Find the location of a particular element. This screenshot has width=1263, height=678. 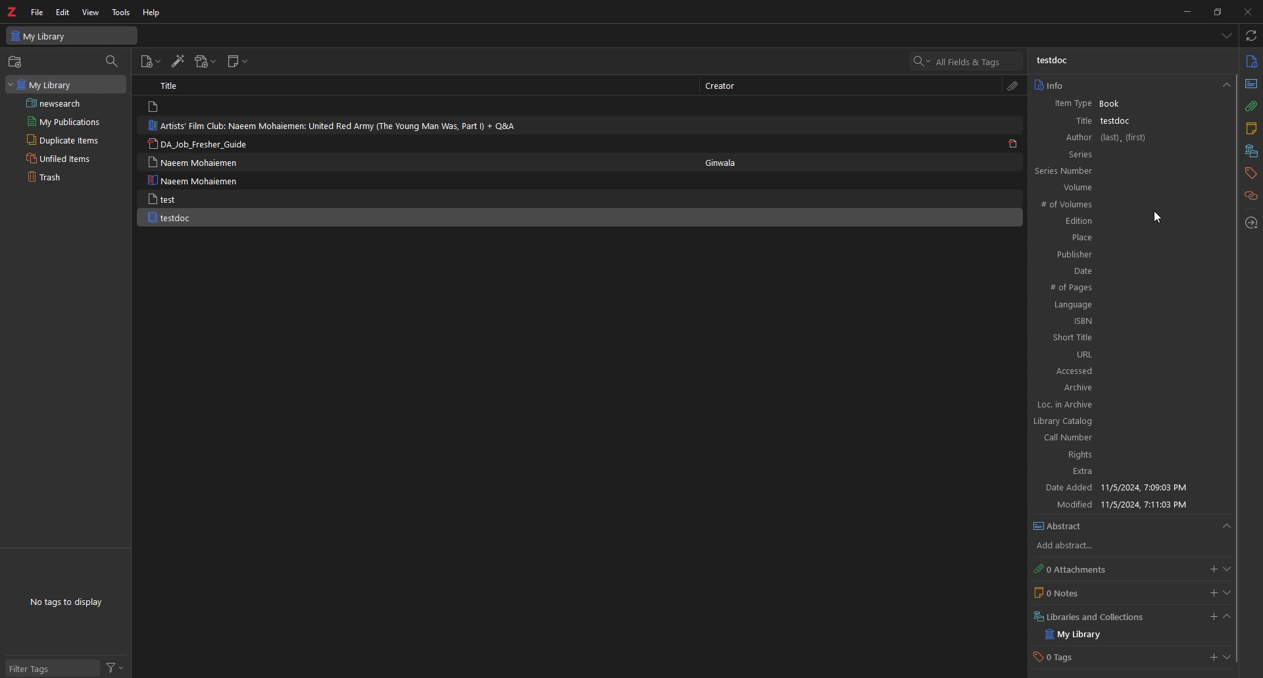

# of Volumes is located at coordinates (1076, 205).